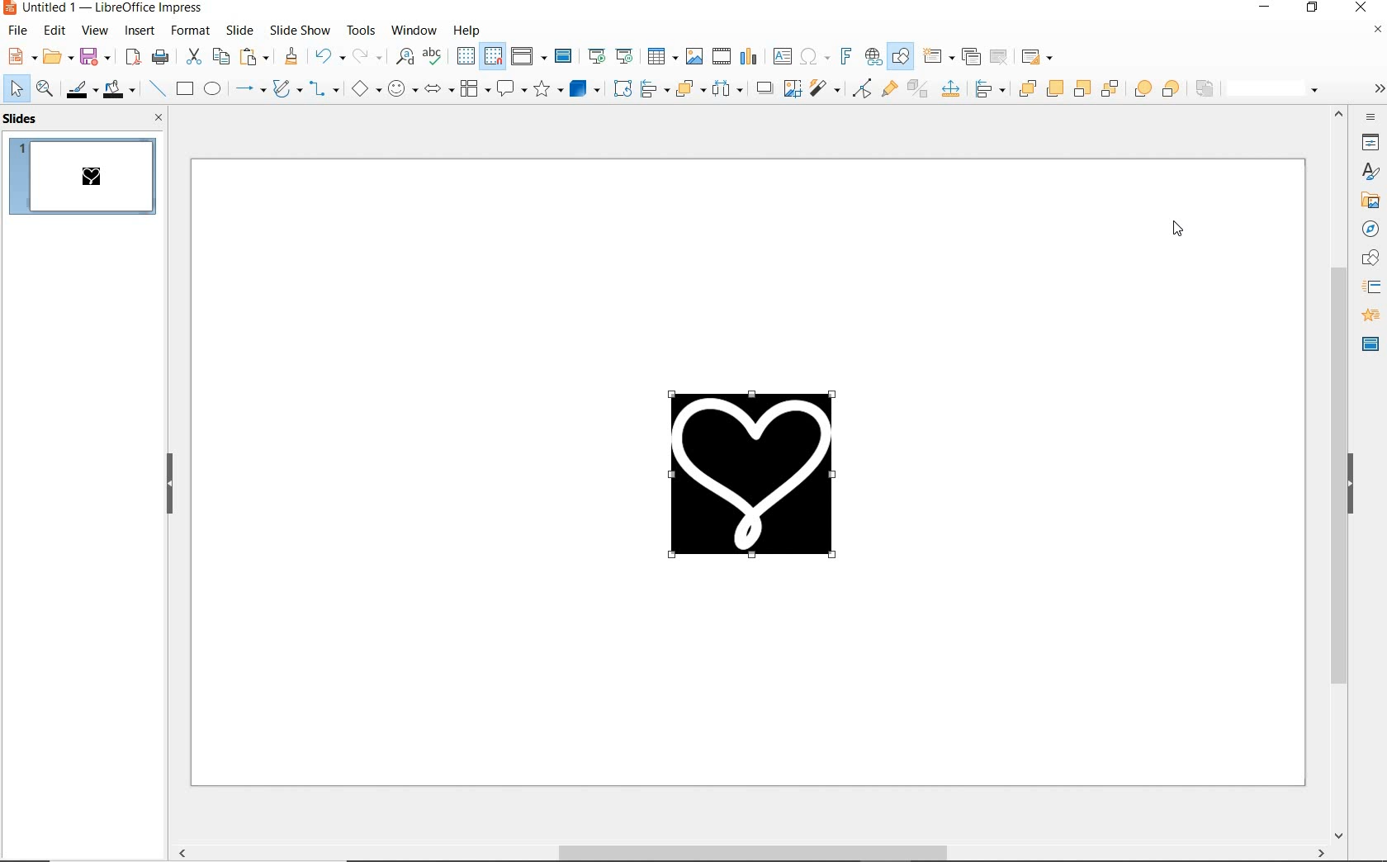 The image size is (1387, 862). Describe the element at coordinates (1372, 117) in the screenshot. I see `SIDEBAR SETTINGS` at that location.